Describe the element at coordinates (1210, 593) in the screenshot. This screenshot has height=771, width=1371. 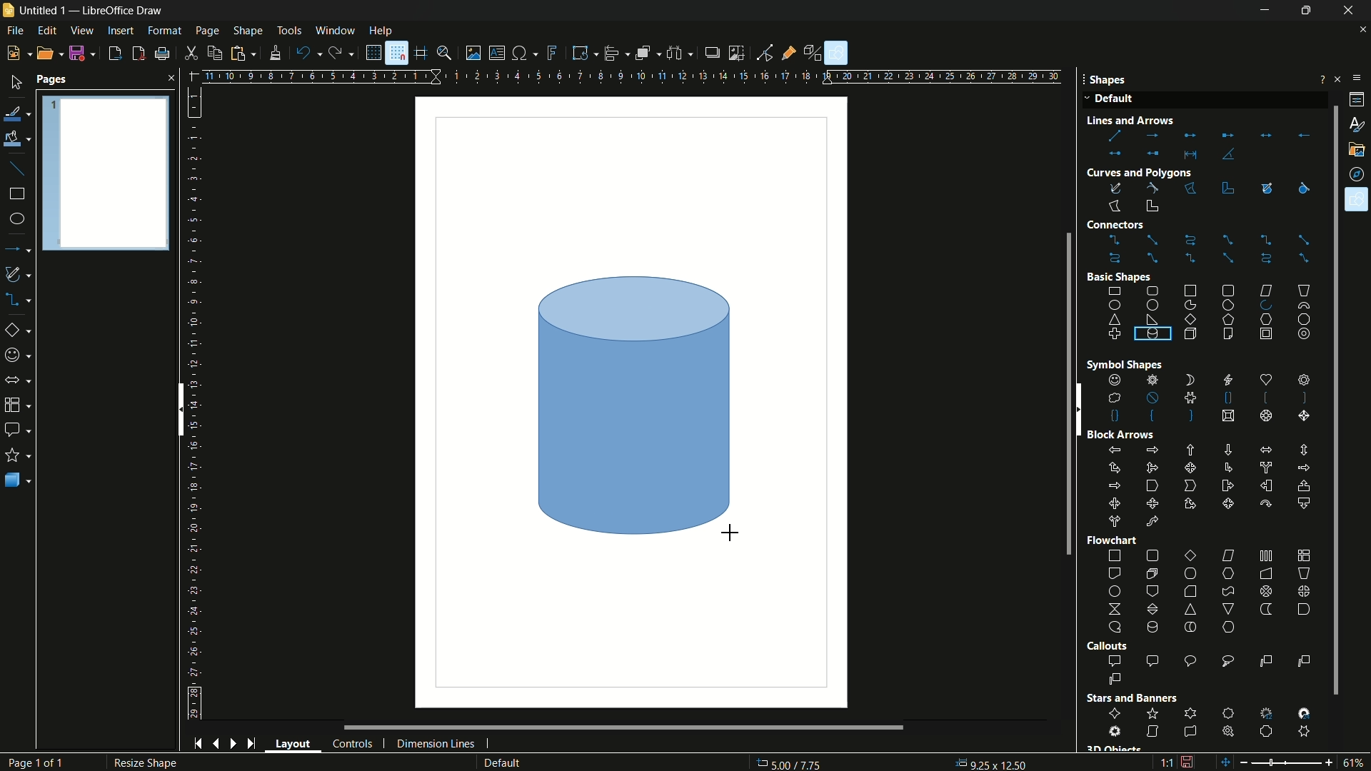
I see `flowchart` at that location.